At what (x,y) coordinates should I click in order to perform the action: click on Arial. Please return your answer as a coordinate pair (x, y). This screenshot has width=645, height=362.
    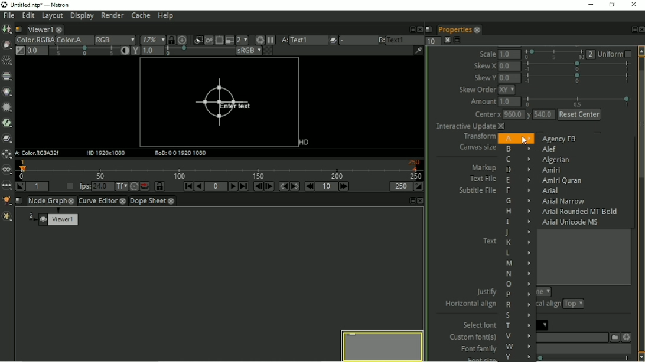
    Looking at the image, I should click on (552, 191).